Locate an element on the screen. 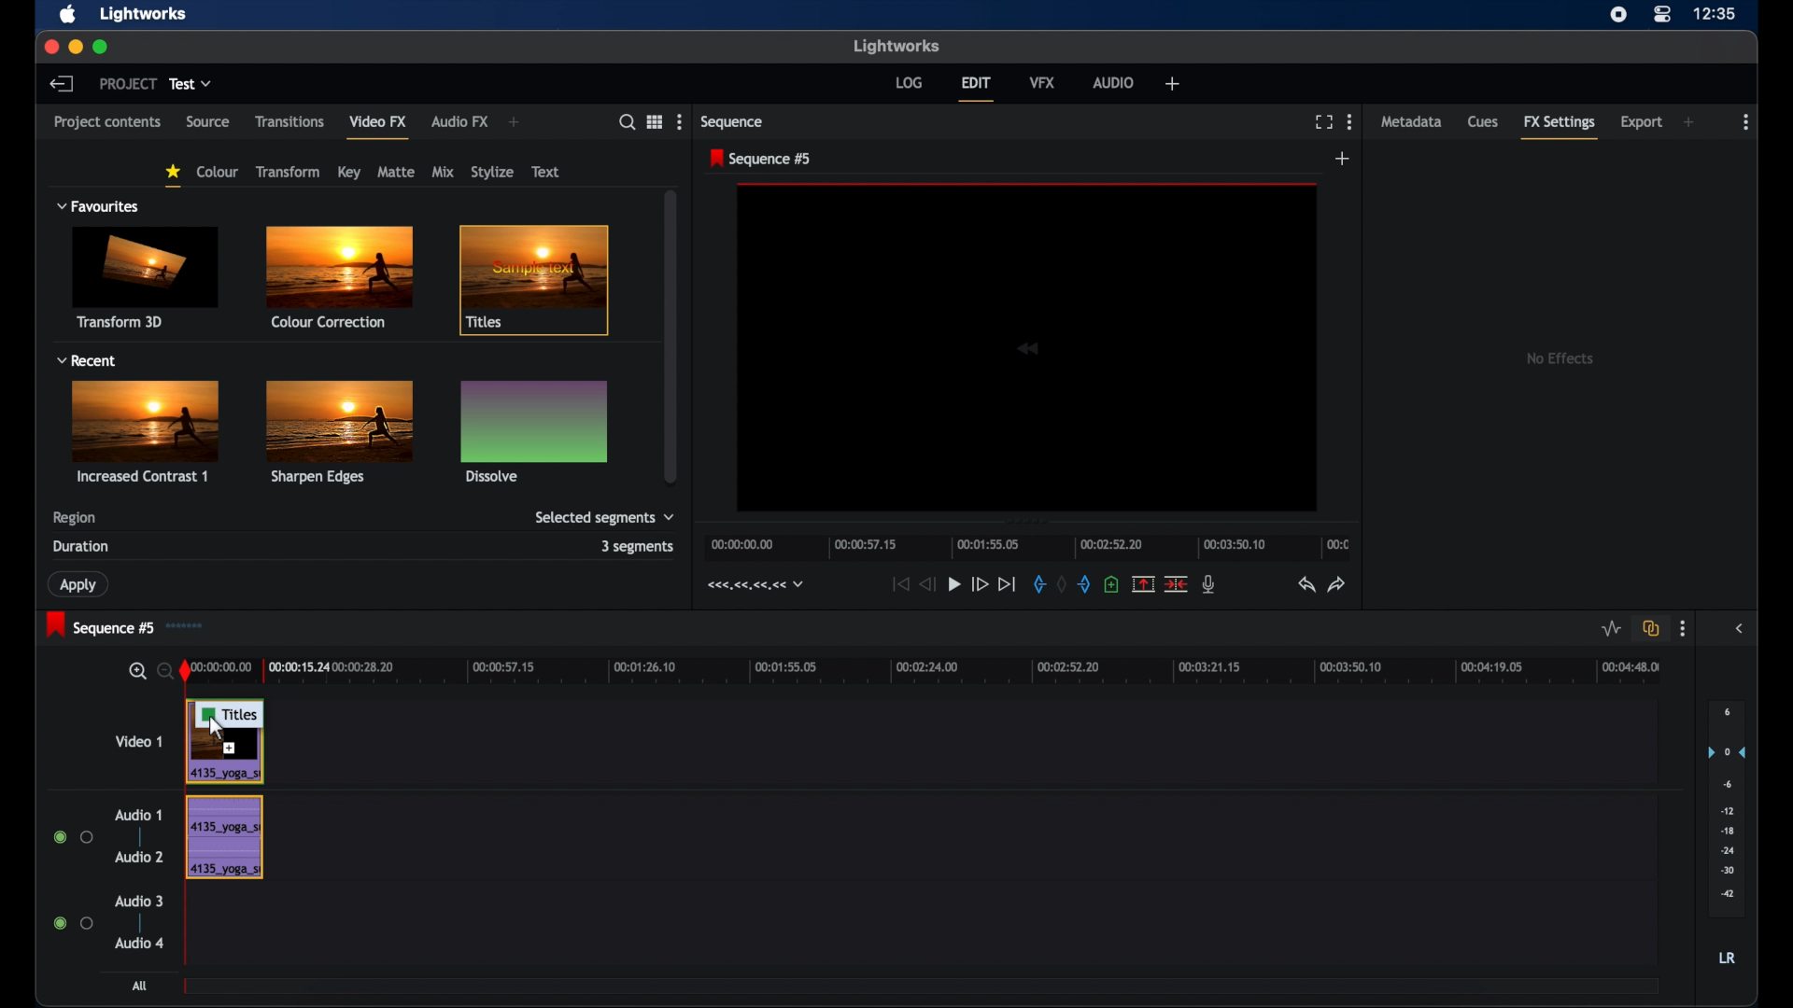  region is located at coordinates (75, 518).